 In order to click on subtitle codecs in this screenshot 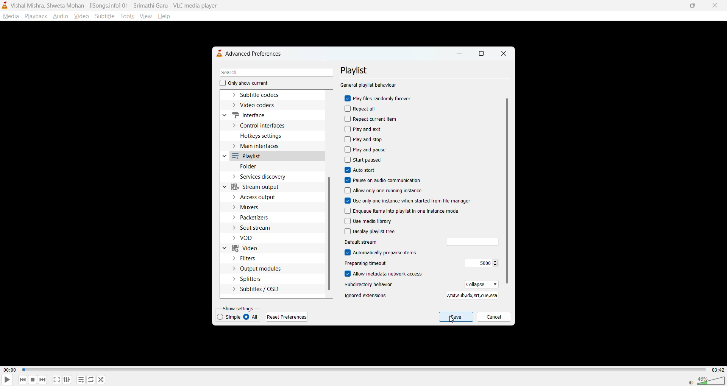, I will do `click(262, 95)`.